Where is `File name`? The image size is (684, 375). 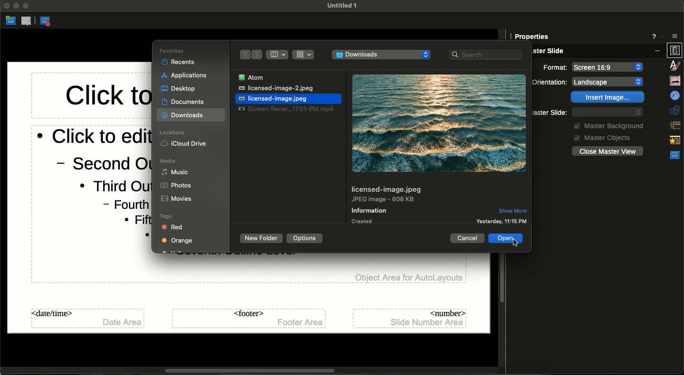 File name is located at coordinates (339, 5).